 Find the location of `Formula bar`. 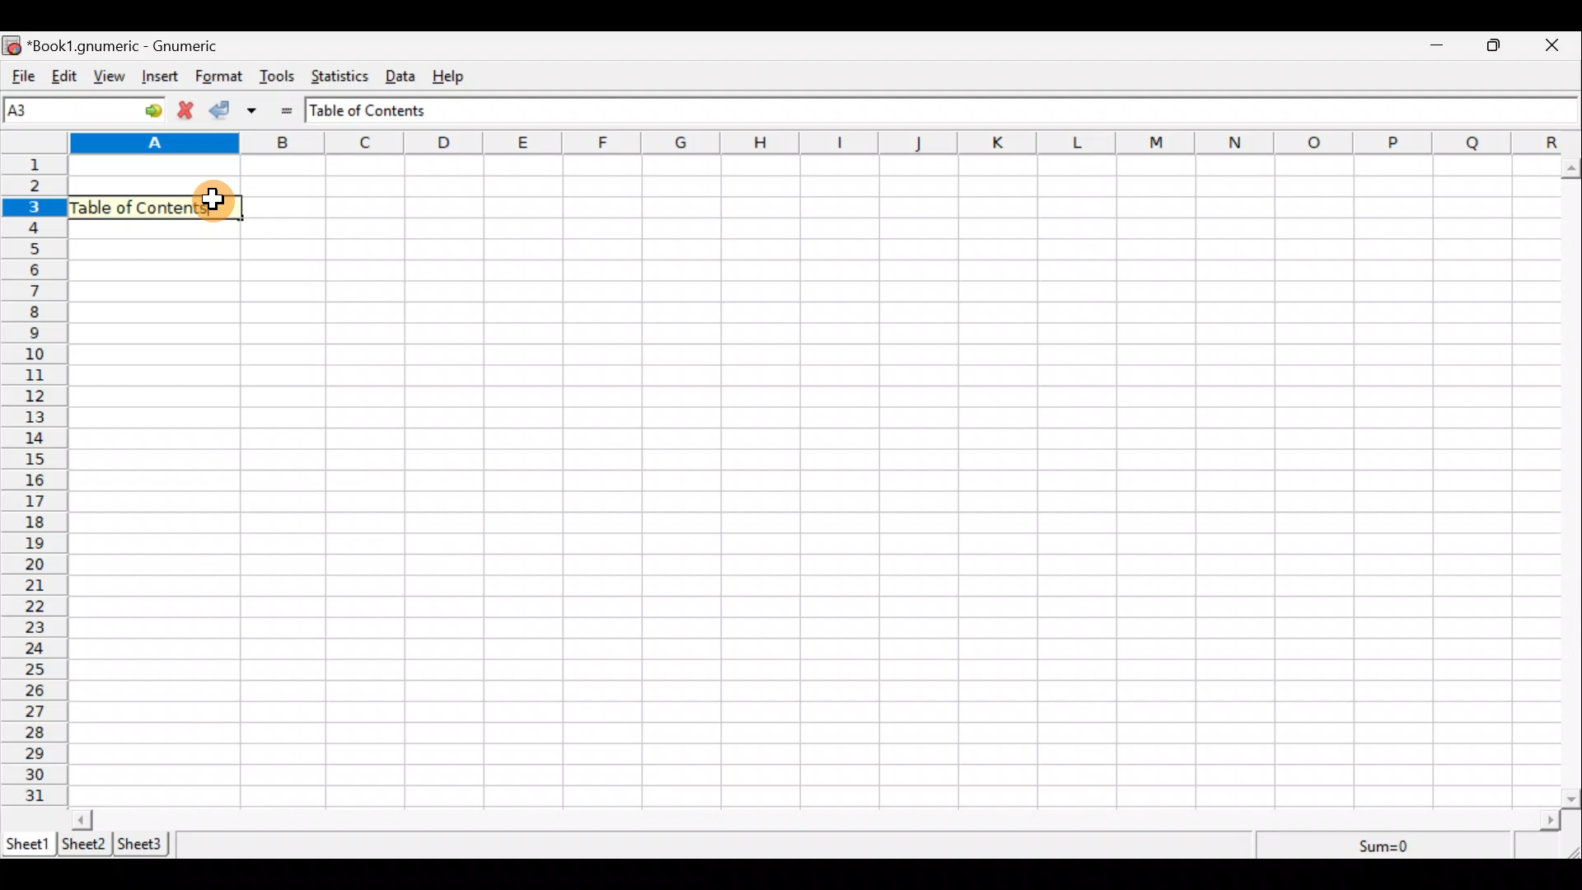

Formula bar is located at coordinates (934, 110).